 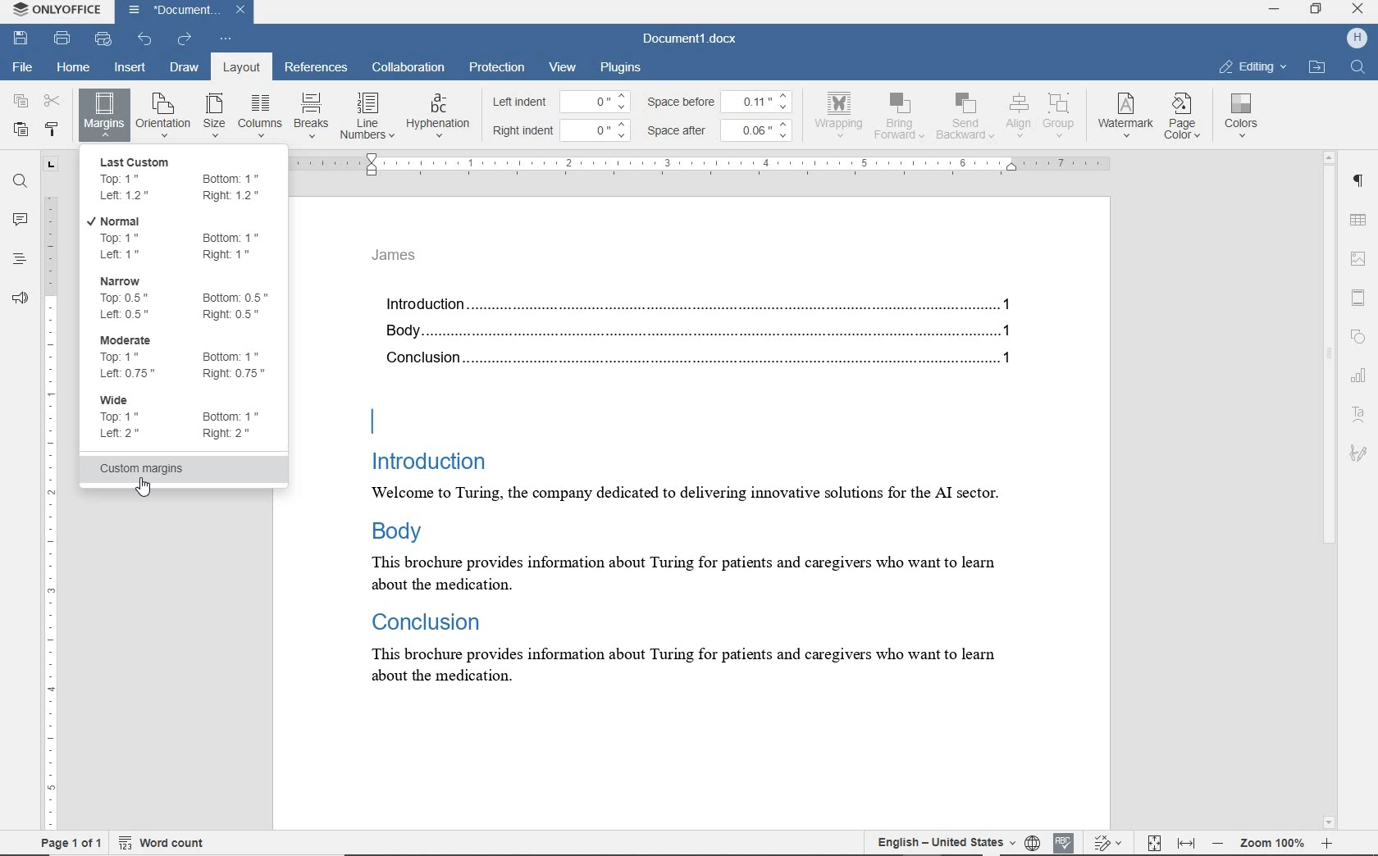 I want to click on text art, so click(x=1358, y=417).